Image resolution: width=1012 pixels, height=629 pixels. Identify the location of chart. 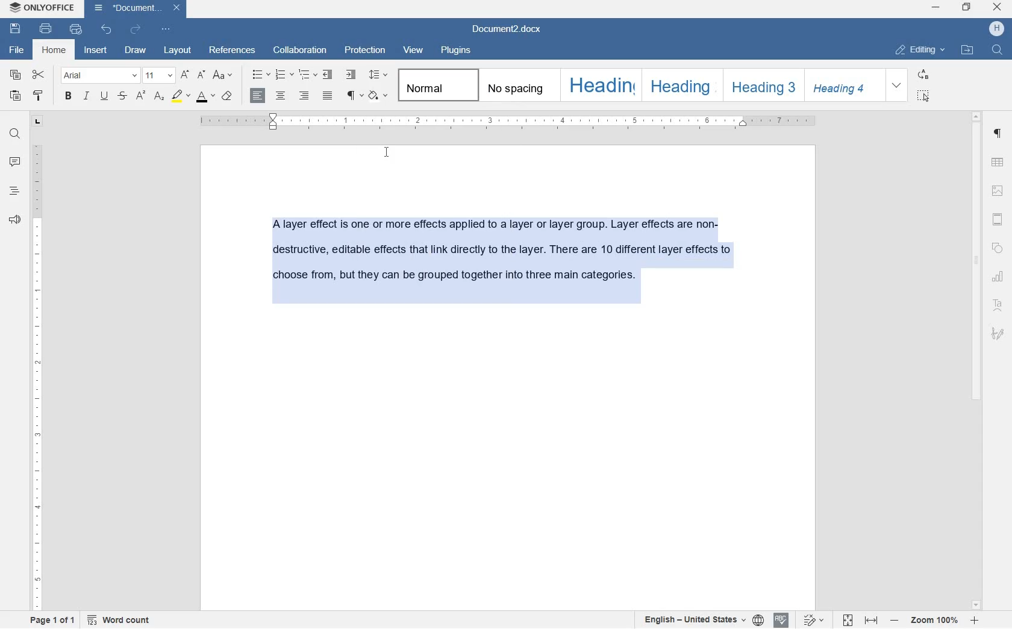
(999, 277).